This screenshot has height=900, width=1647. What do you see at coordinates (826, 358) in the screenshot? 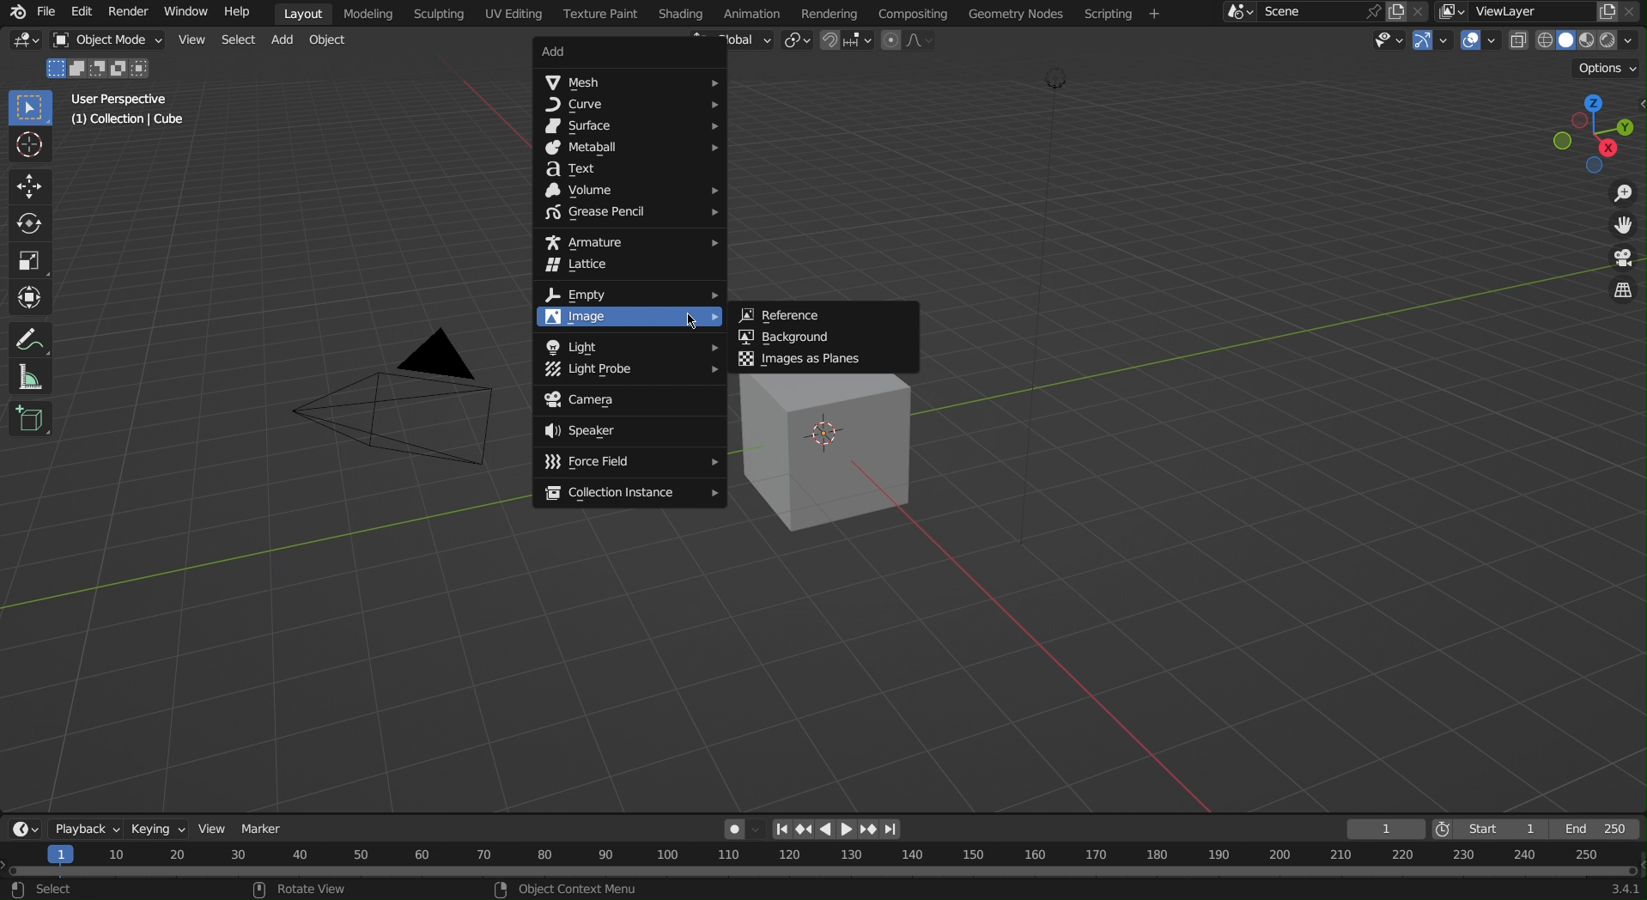
I see `Images as Planes` at bounding box center [826, 358].